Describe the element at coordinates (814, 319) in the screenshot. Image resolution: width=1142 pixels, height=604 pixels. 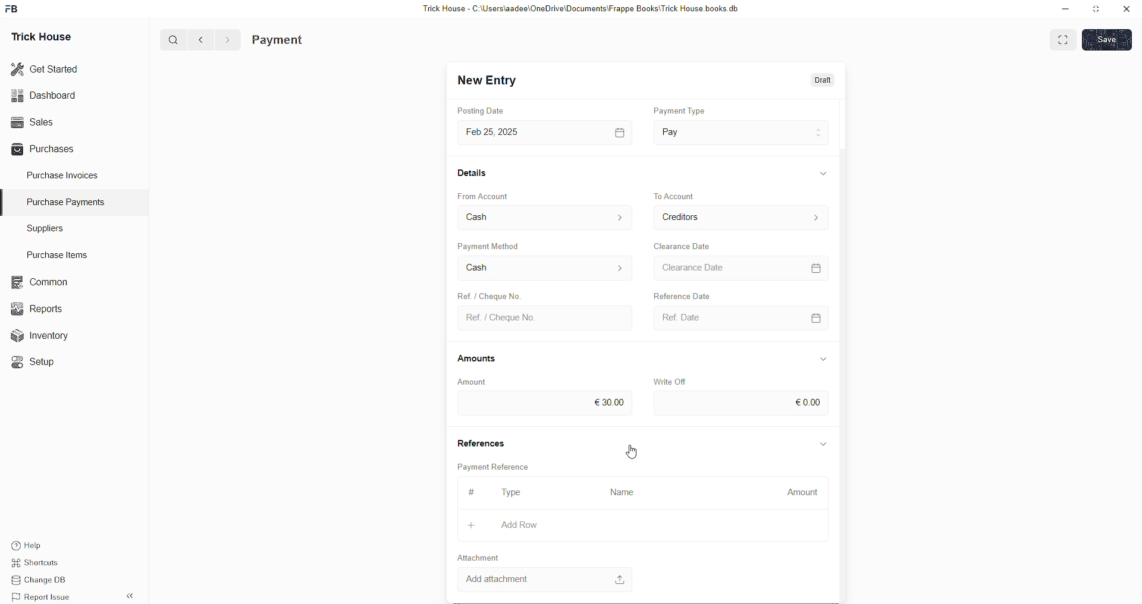
I see `calendar` at that location.